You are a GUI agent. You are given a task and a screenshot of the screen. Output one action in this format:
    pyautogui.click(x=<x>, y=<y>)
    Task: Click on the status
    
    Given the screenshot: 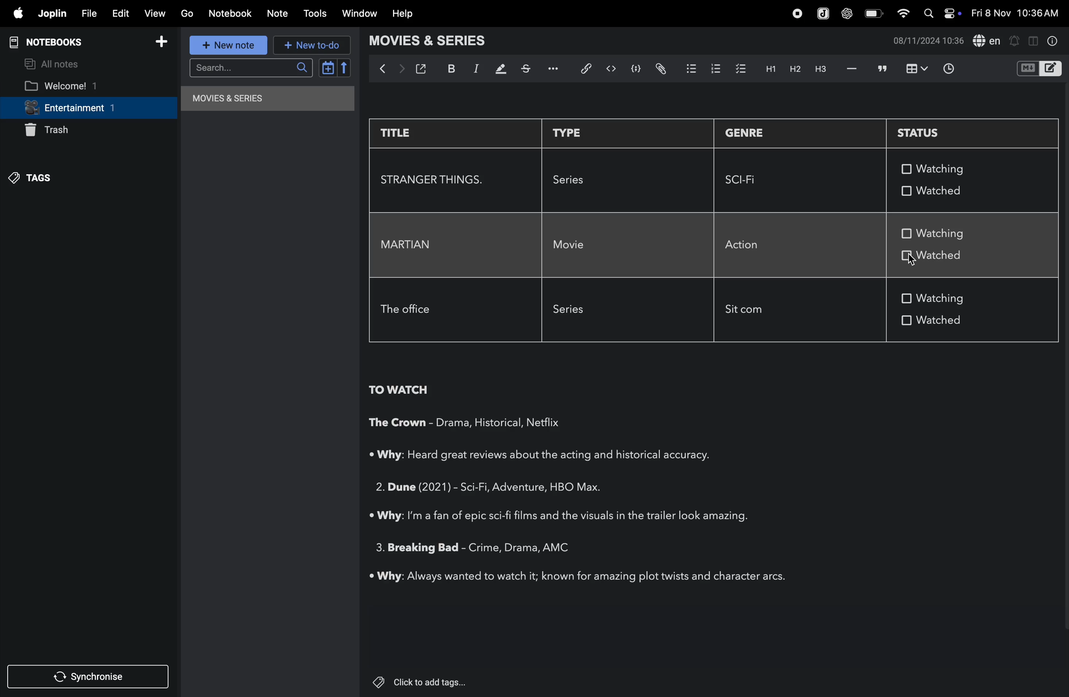 What is the action you would take?
    pyautogui.click(x=934, y=132)
    